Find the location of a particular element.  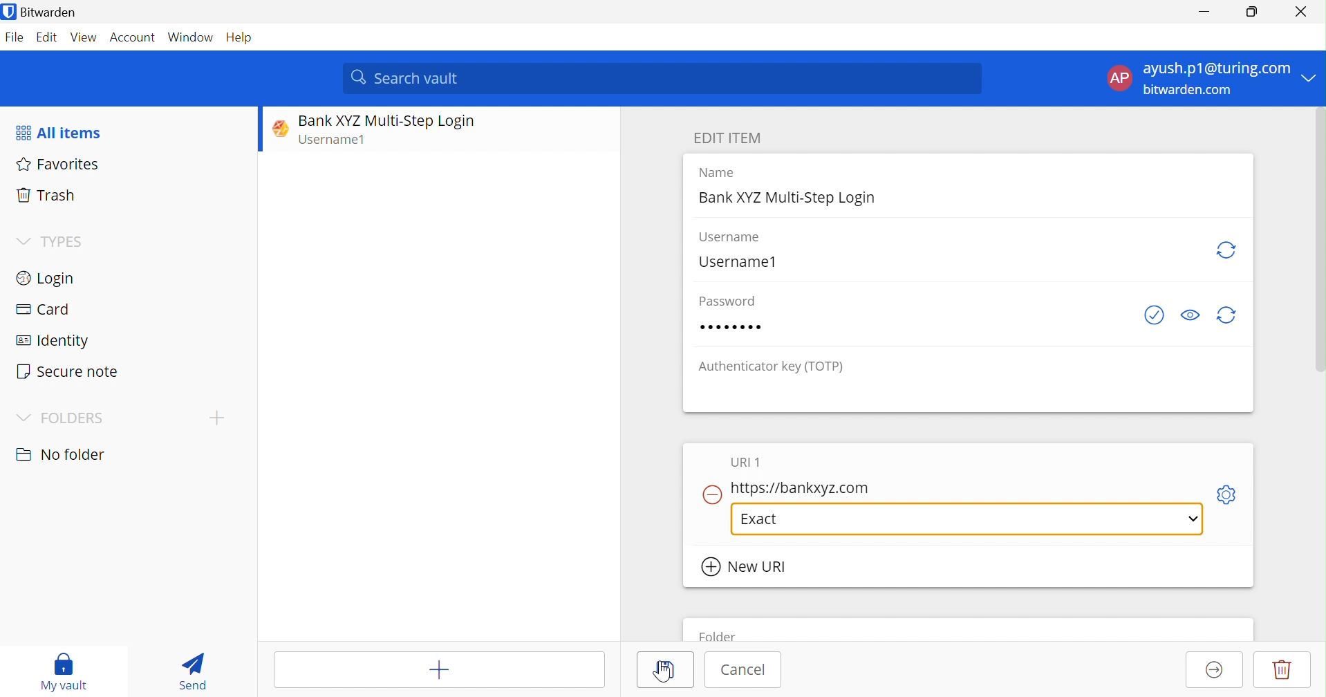

Website logo is located at coordinates (277, 128).